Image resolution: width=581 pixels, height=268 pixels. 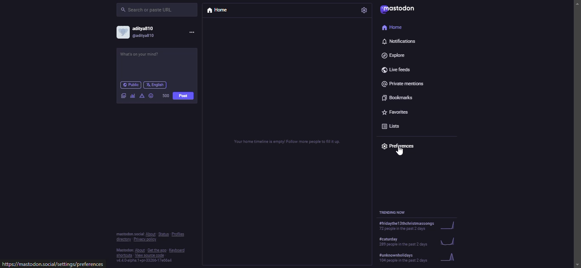 What do you see at coordinates (51, 264) in the screenshot?
I see `website` at bounding box center [51, 264].